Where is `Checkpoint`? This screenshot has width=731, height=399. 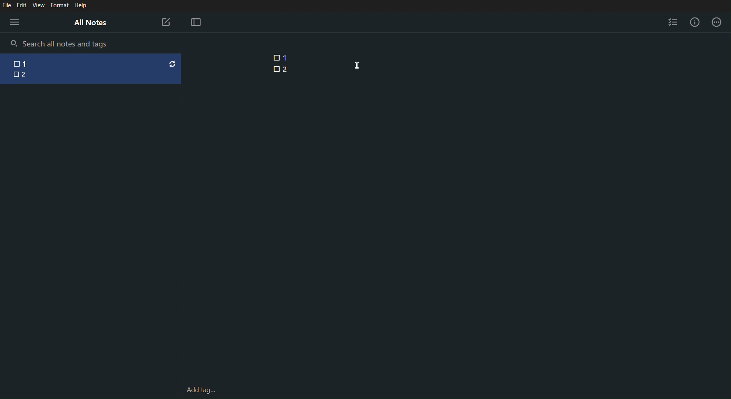
Checkpoint is located at coordinates (276, 69).